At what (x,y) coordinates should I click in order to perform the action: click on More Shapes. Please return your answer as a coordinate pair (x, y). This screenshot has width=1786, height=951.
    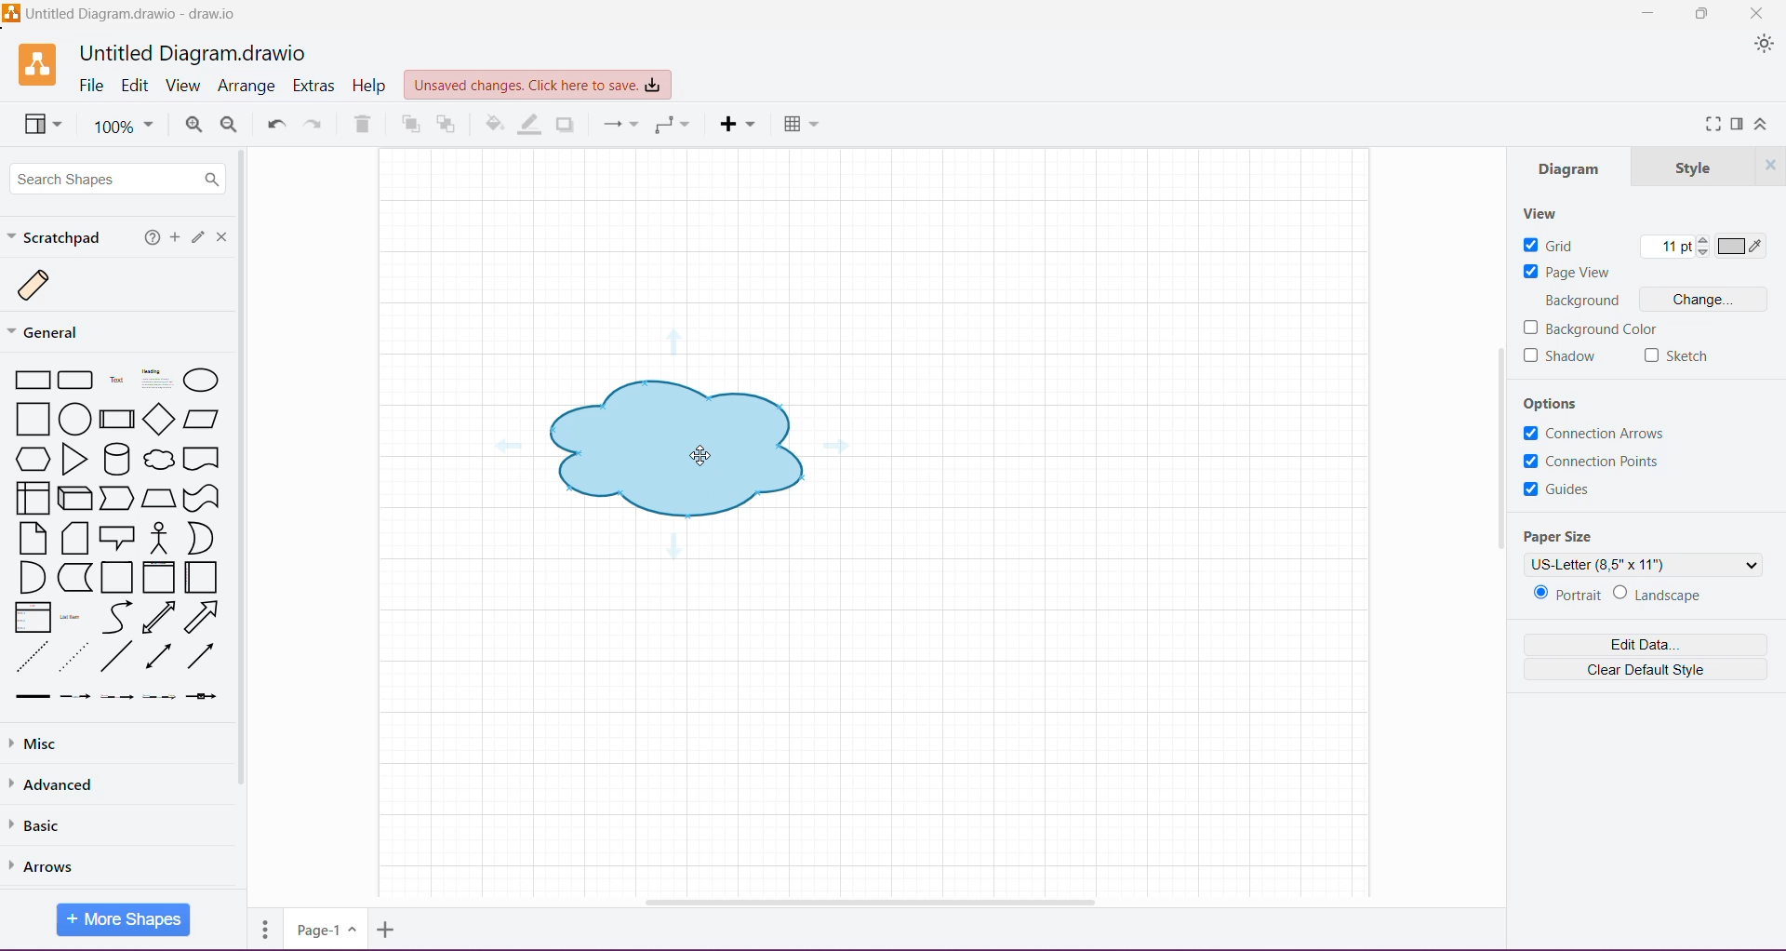
    Looking at the image, I should click on (123, 921).